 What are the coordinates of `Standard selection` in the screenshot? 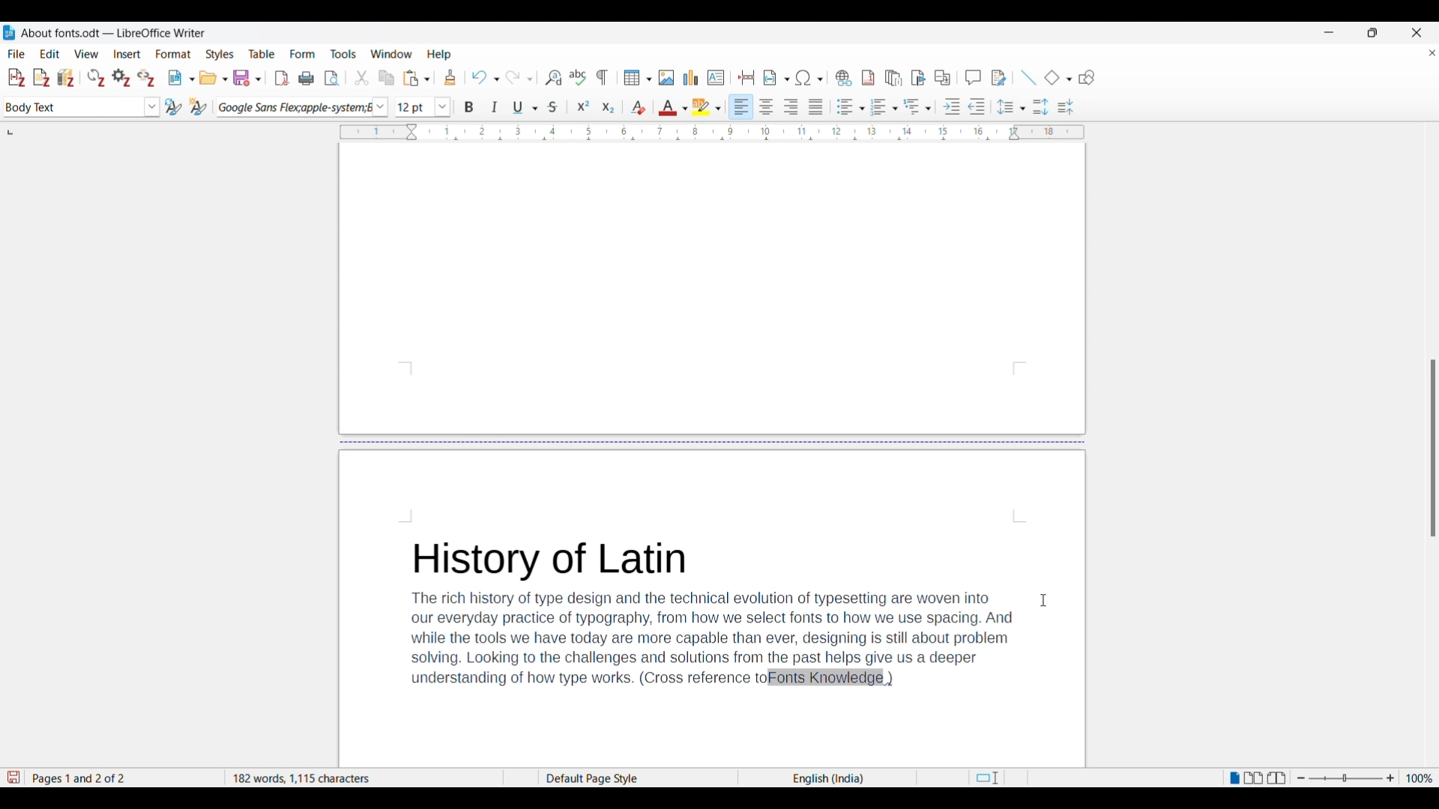 It's located at (986, 779).